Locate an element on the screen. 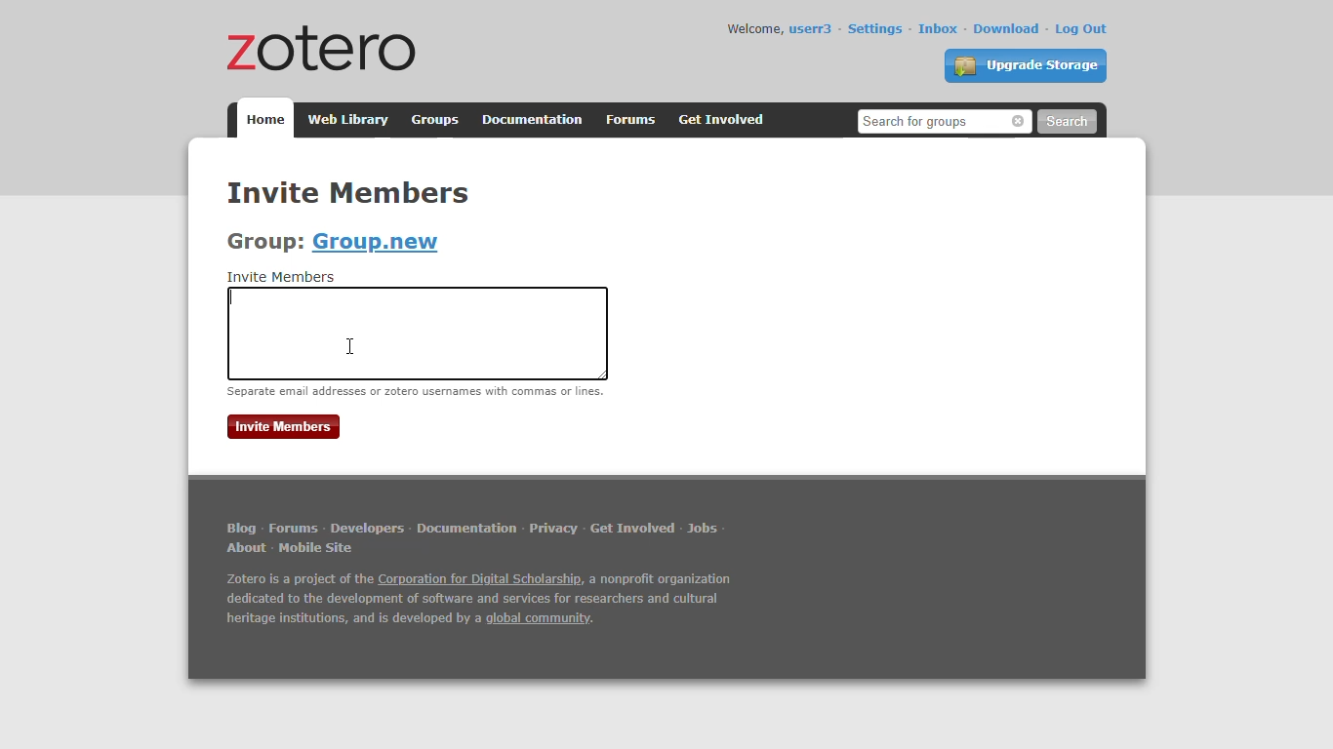  home is located at coordinates (264, 118).